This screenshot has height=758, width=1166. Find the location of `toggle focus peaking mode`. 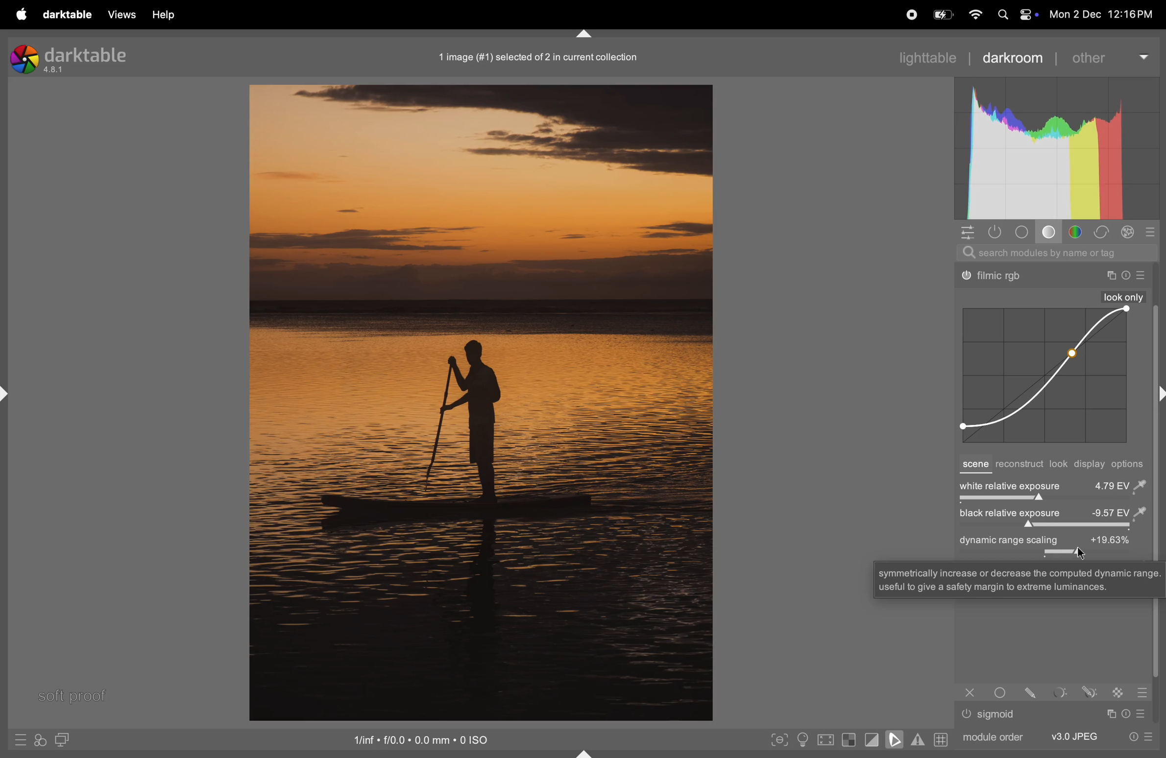

toggle focus peaking mode is located at coordinates (780, 738).